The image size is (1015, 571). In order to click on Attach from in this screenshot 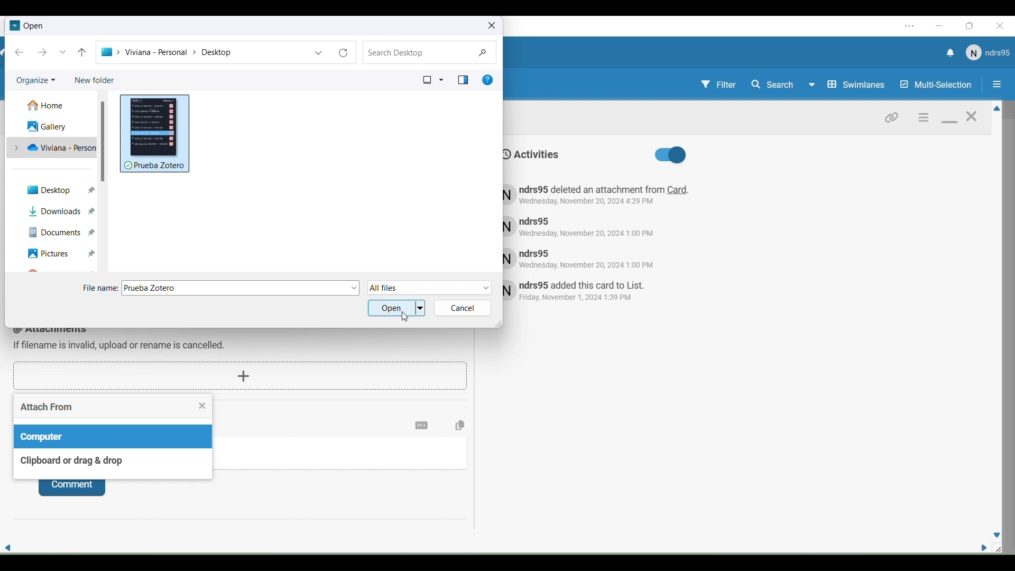, I will do `click(106, 406)`.